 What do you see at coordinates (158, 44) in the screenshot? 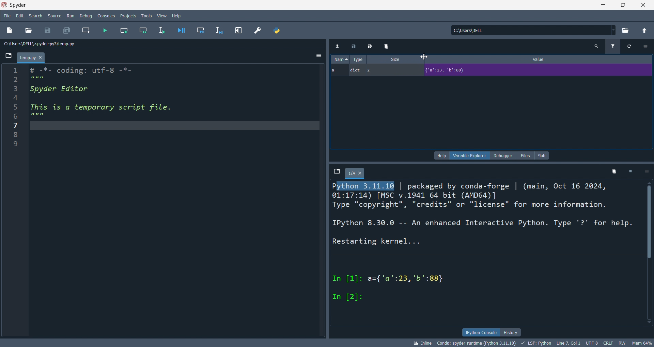
I see `file locations` at bounding box center [158, 44].